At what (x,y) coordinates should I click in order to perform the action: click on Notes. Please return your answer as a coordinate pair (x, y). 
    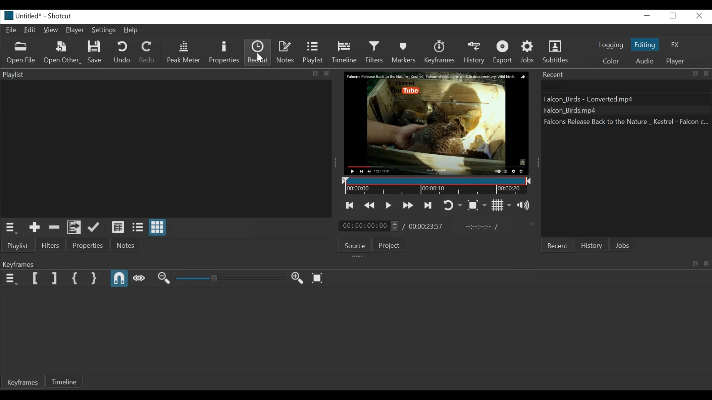
    Looking at the image, I should click on (126, 245).